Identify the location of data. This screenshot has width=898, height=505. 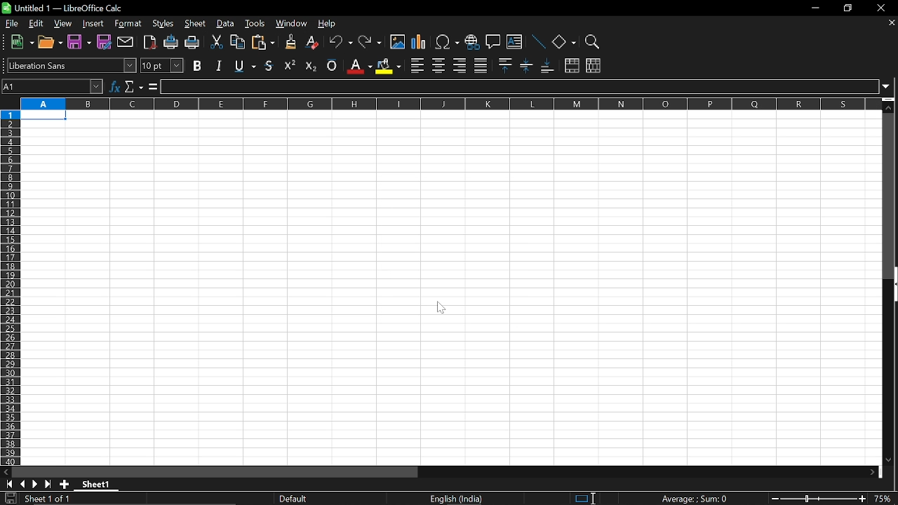
(226, 24).